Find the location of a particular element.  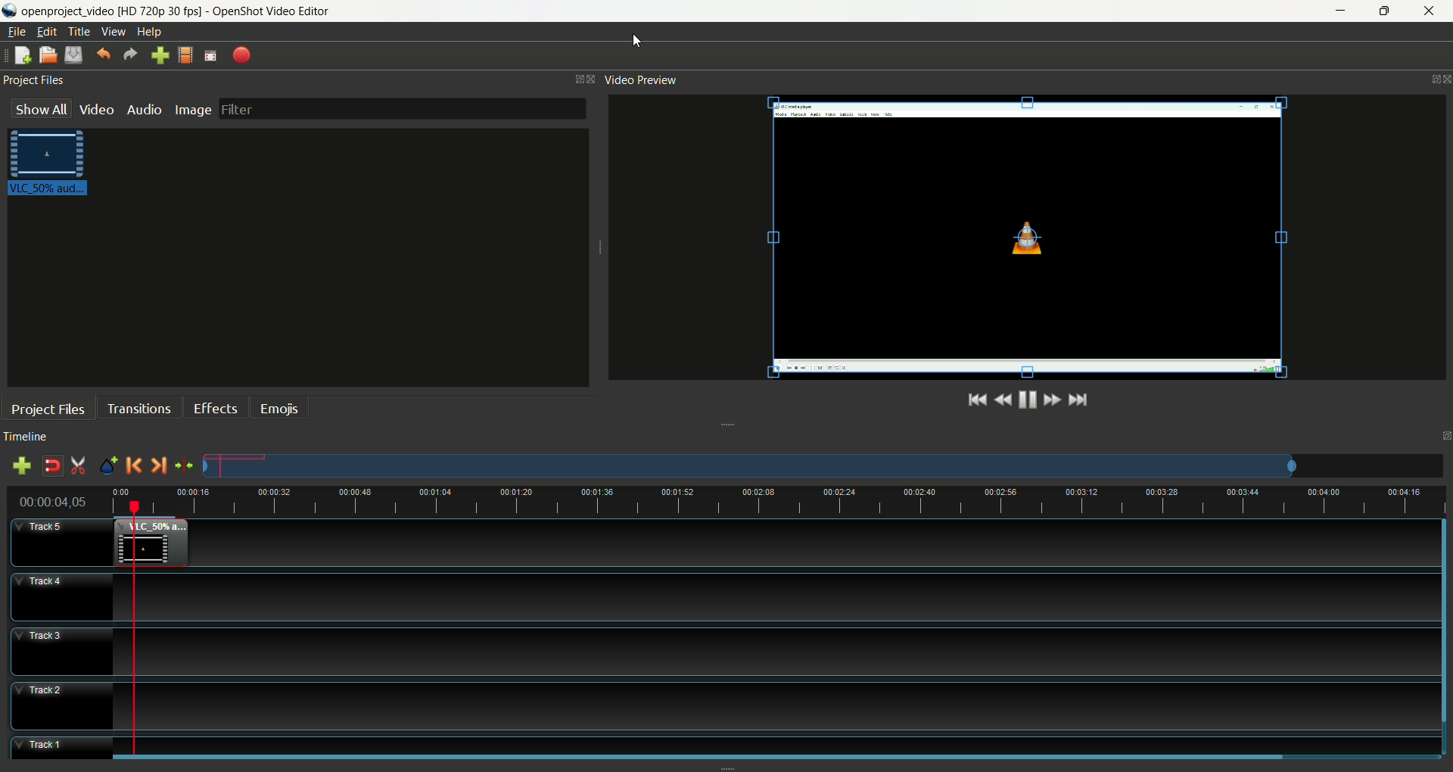

audio is located at coordinates (144, 108).